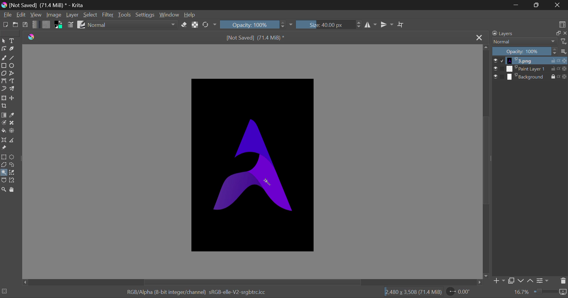 The image size is (568, 298). I want to click on Gradient Fill, so click(4, 115).